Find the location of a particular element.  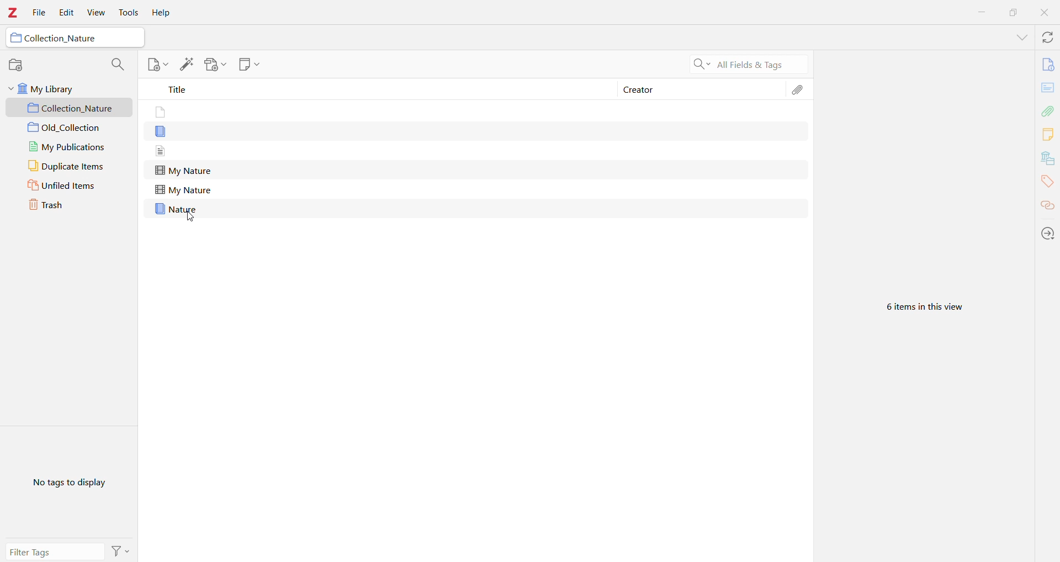

Search All Fields & Tags is located at coordinates (745, 65).